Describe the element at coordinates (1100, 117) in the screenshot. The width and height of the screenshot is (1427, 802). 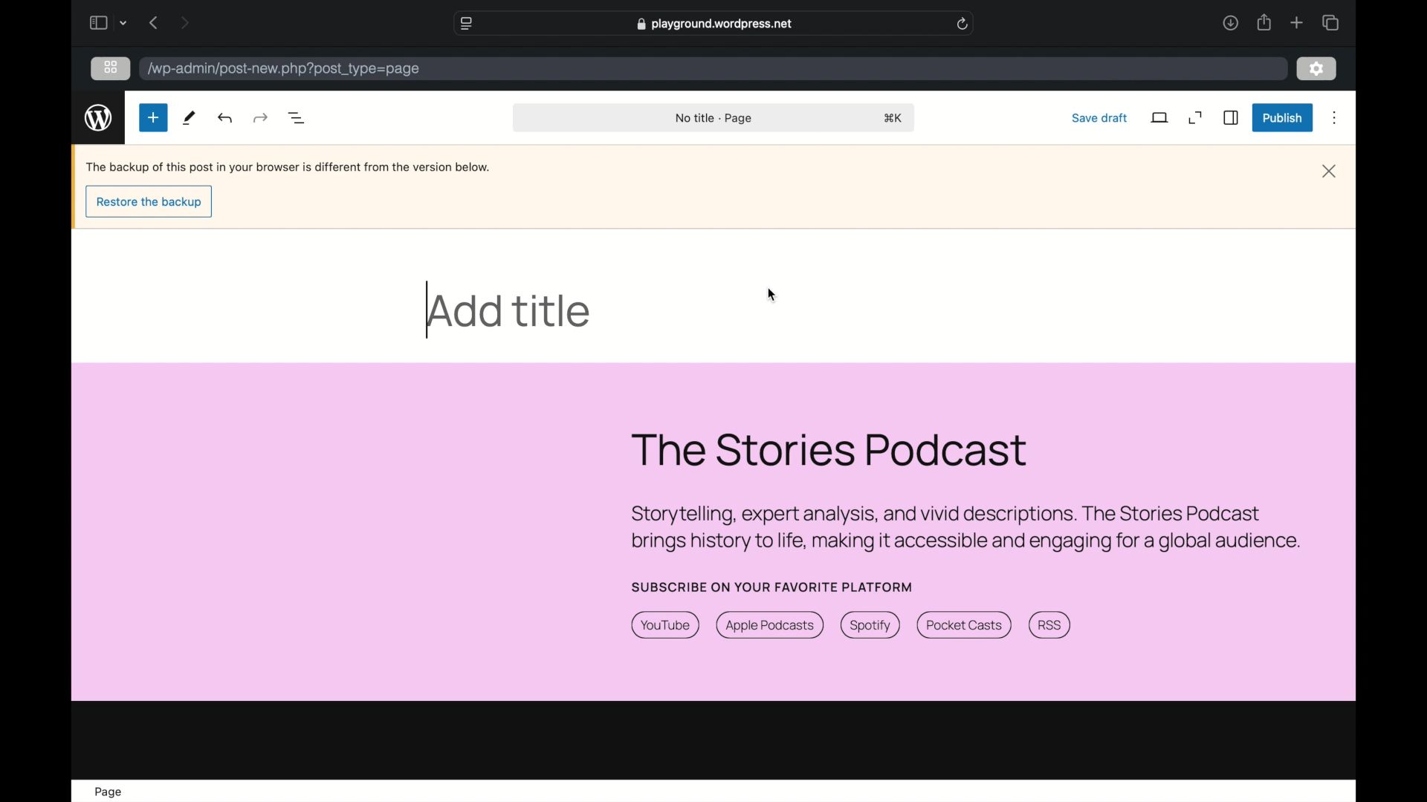
I see `save draft` at that location.